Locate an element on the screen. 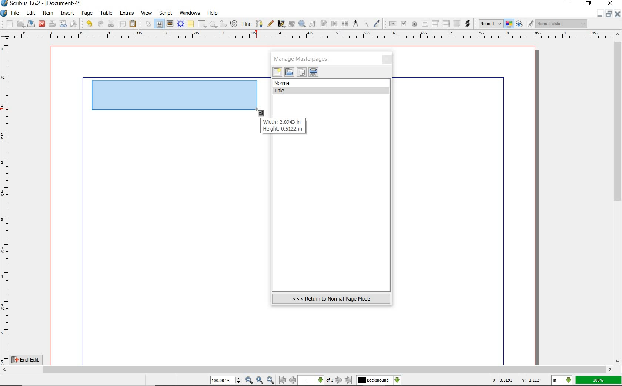 The image size is (622, 386). pdf radio button is located at coordinates (414, 24).